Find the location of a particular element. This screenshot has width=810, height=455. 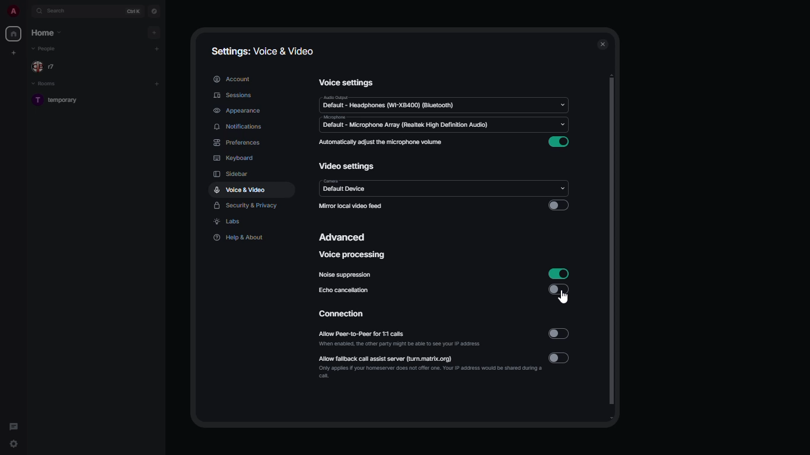

connection is located at coordinates (343, 315).